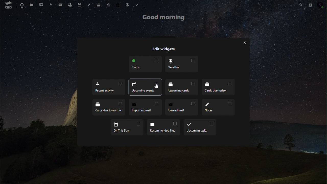 Image resolution: width=327 pixels, height=184 pixels. Describe the element at coordinates (61, 4) in the screenshot. I see `mail` at that location.